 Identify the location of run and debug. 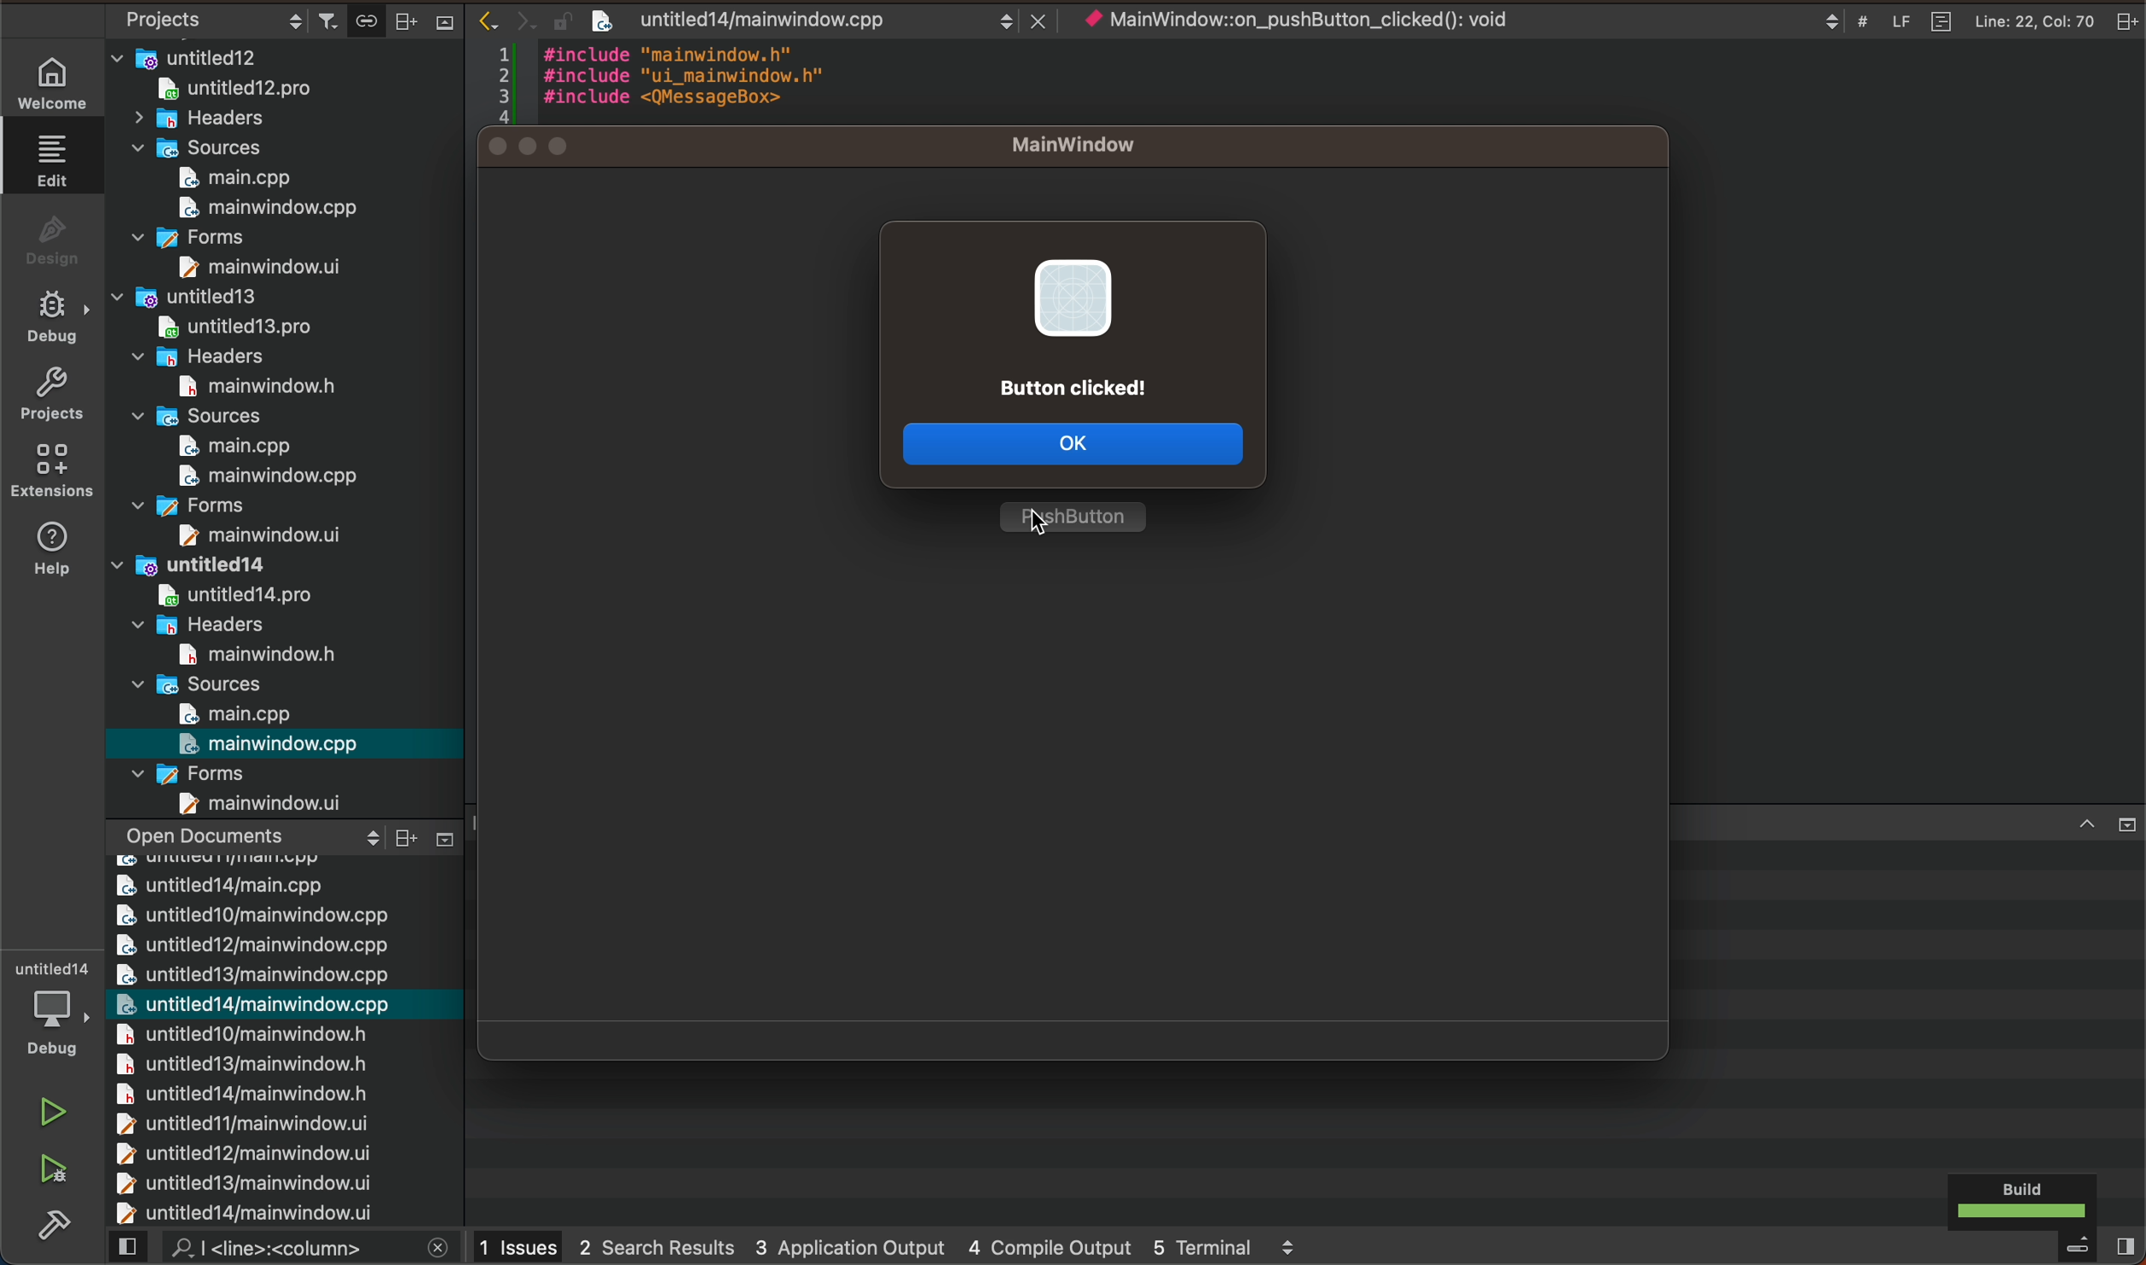
(55, 1170).